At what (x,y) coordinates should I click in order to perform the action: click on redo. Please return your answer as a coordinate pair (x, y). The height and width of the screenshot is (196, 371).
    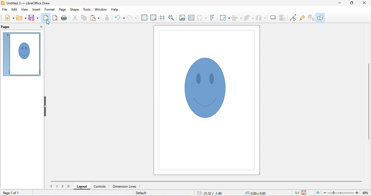
    Looking at the image, I should click on (132, 17).